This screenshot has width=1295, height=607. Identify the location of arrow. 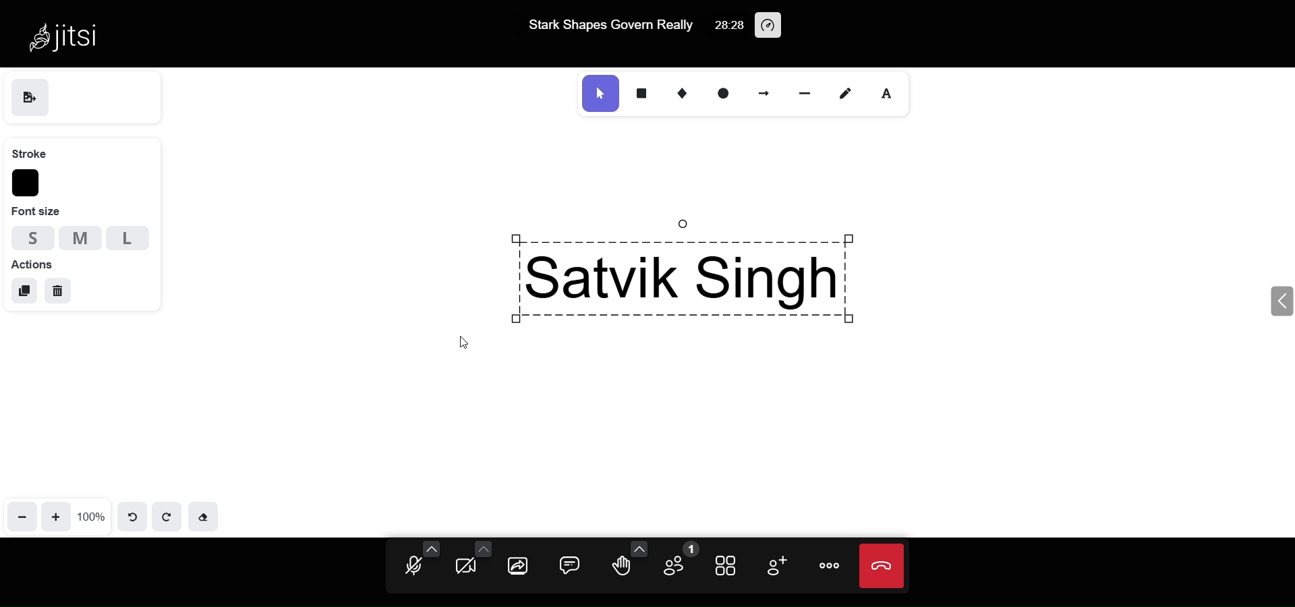
(761, 93).